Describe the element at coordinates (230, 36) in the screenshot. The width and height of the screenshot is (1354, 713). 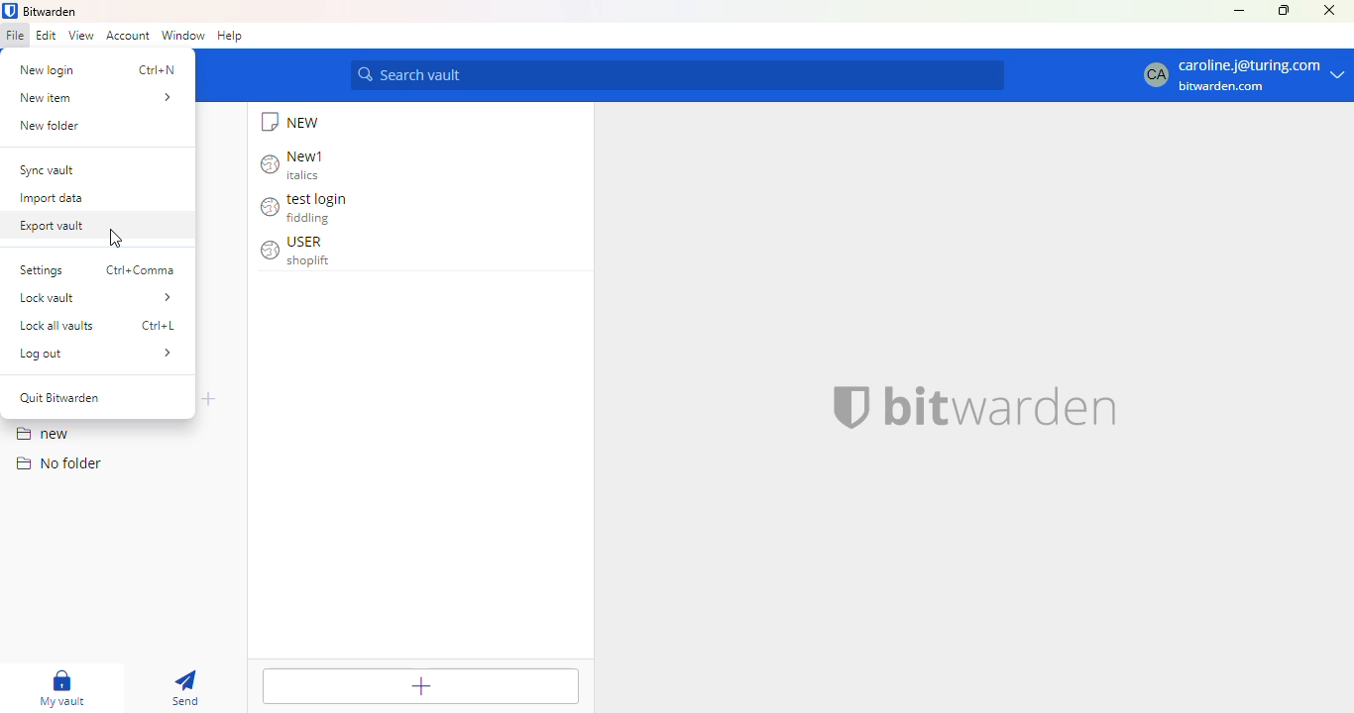
I see `help` at that location.